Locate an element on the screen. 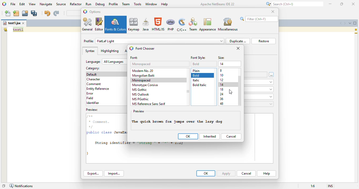 The image size is (359, 189). help is located at coordinates (266, 174).